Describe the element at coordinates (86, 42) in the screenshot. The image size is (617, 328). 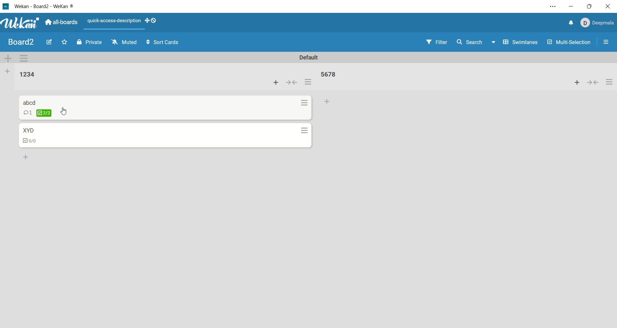
I see `private` at that location.